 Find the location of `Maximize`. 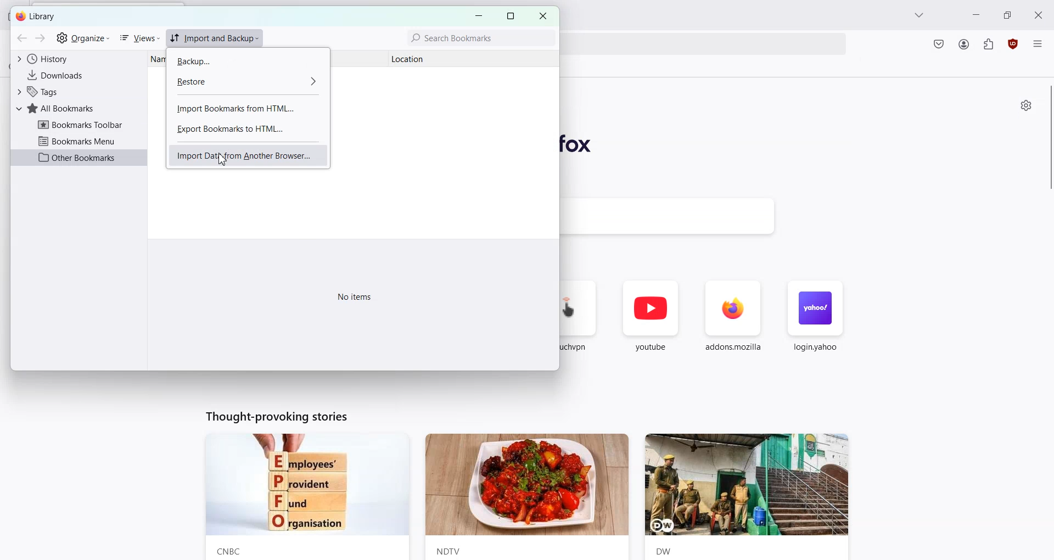

Maximize is located at coordinates (1007, 14).